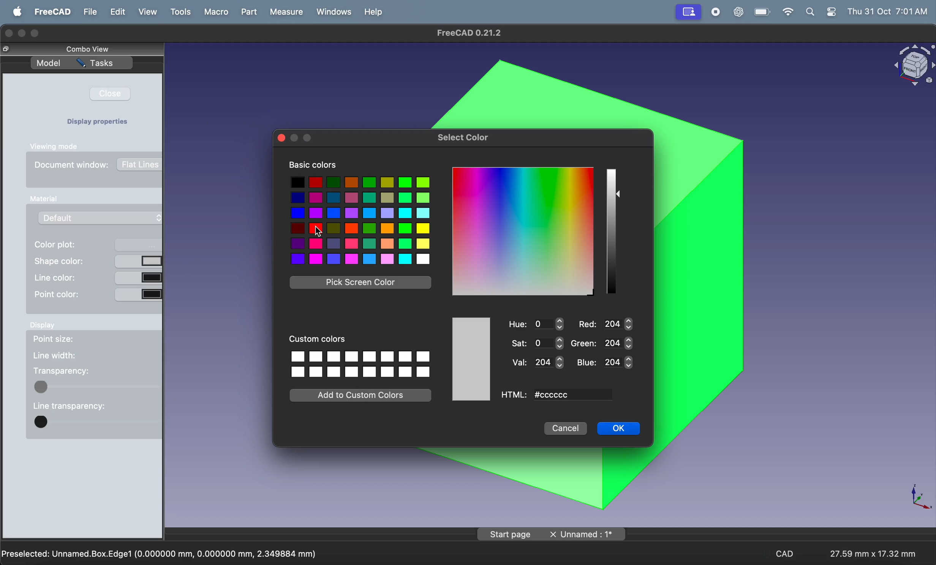 The height and width of the screenshot is (565, 936). Describe the element at coordinates (97, 294) in the screenshot. I see `point color` at that location.